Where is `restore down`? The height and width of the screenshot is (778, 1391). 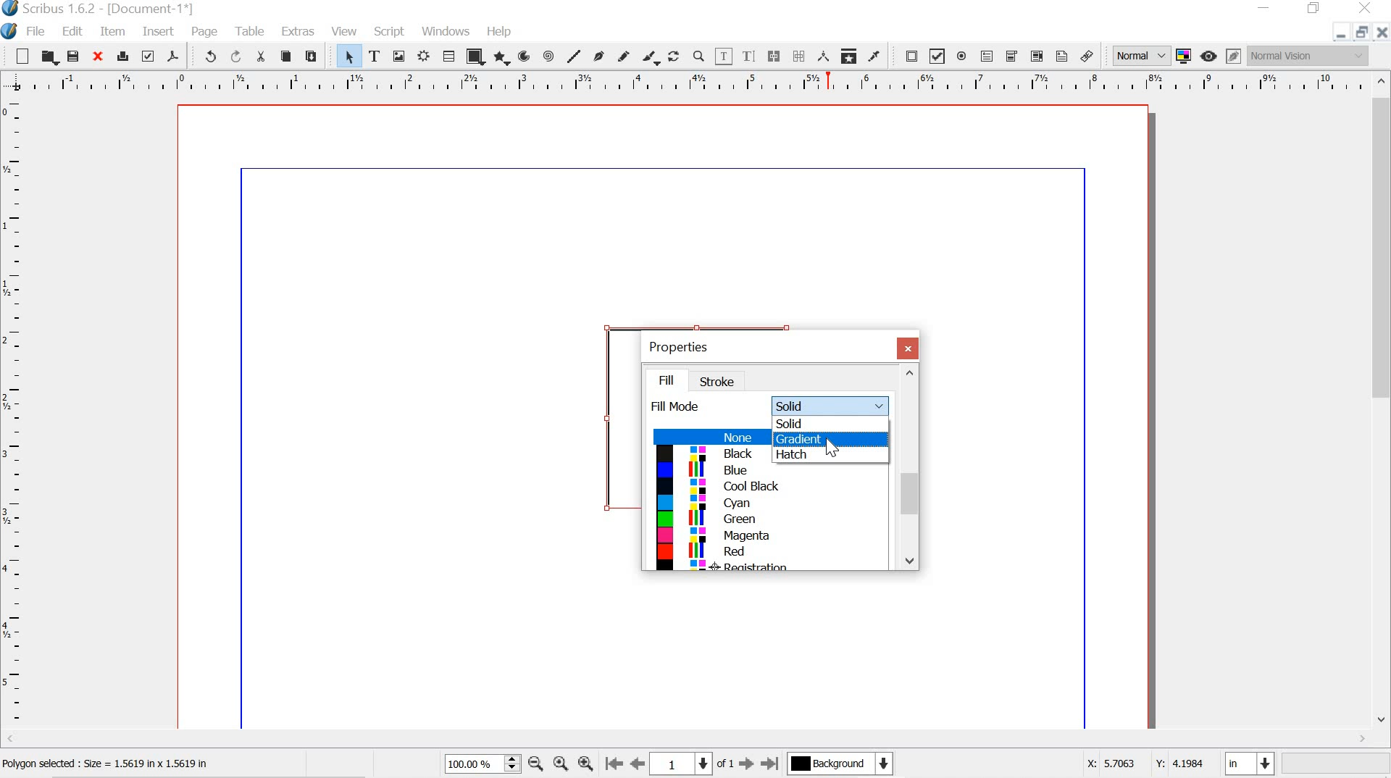
restore down is located at coordinates (1314, 9).